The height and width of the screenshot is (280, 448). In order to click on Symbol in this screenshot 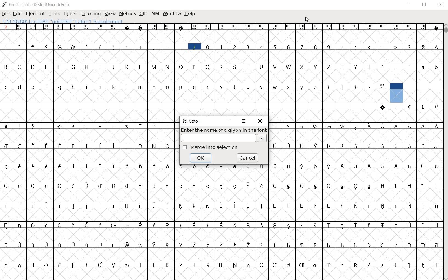, I will do `click(235, 165)`.